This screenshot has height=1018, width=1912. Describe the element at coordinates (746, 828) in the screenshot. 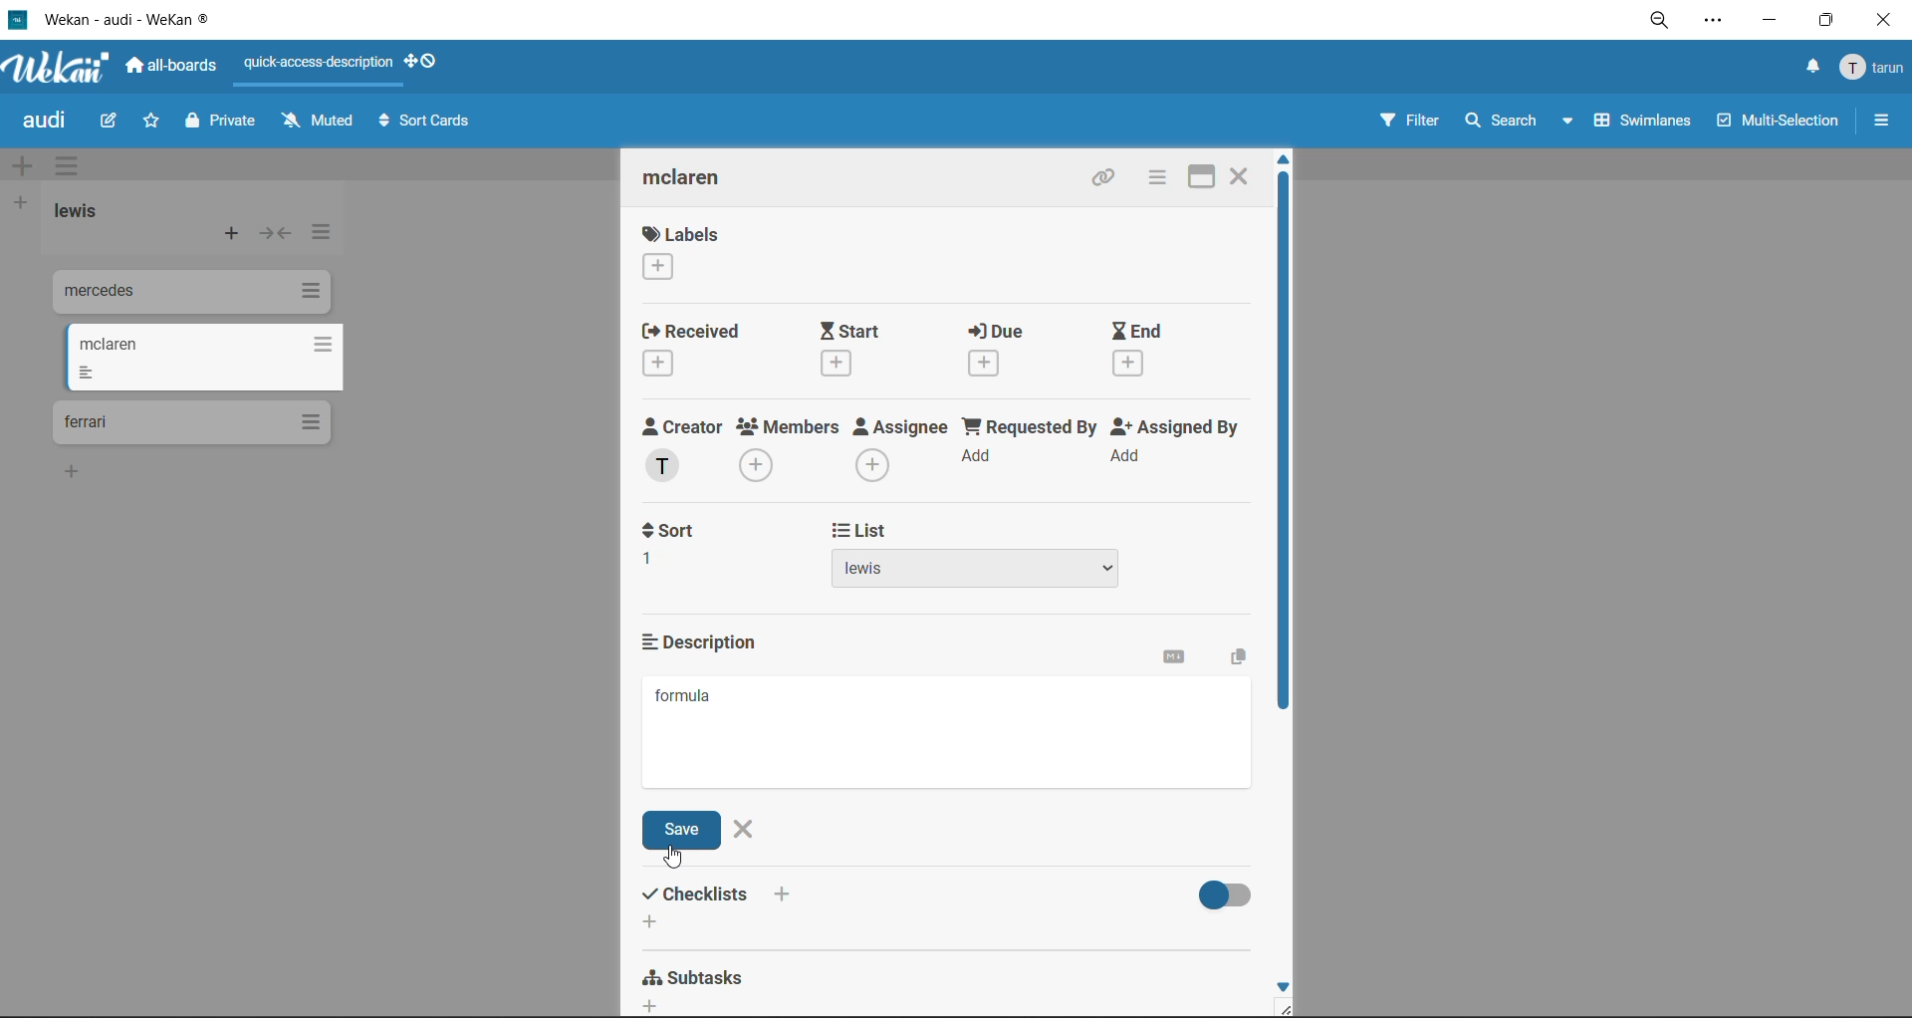

I see `close` at that location.